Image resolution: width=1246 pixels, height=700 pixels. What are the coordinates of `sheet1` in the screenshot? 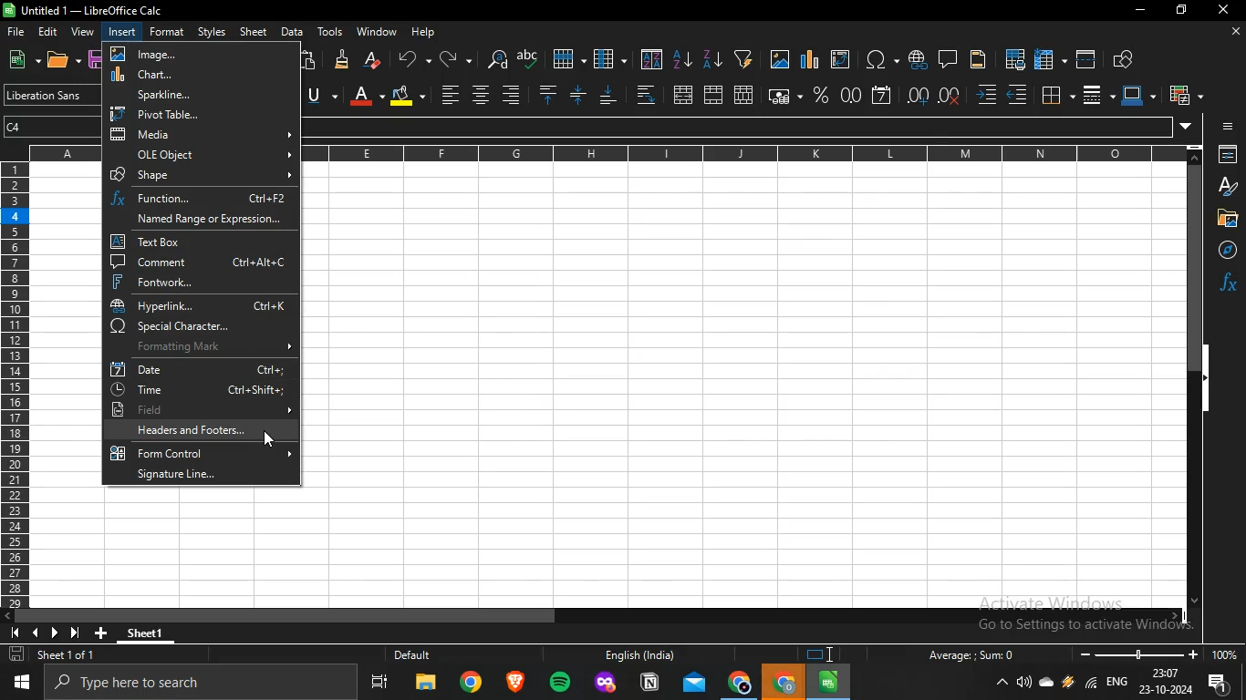 It's located at (156, 631).